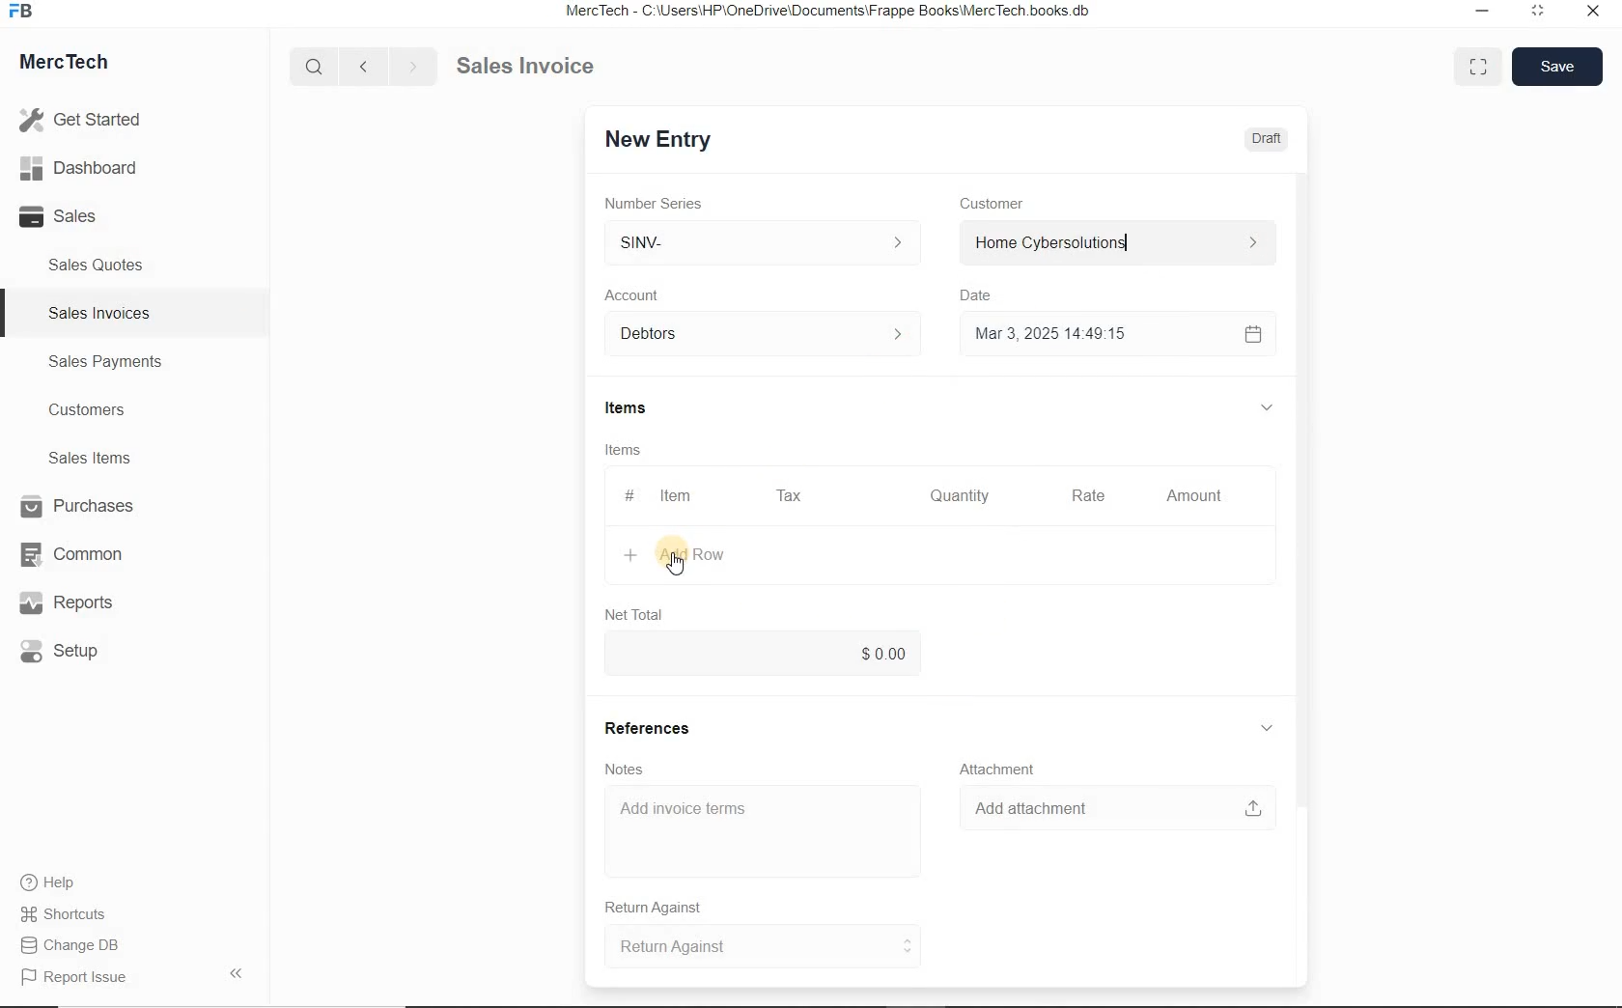  I want to click on Go back, so click(366, 67).